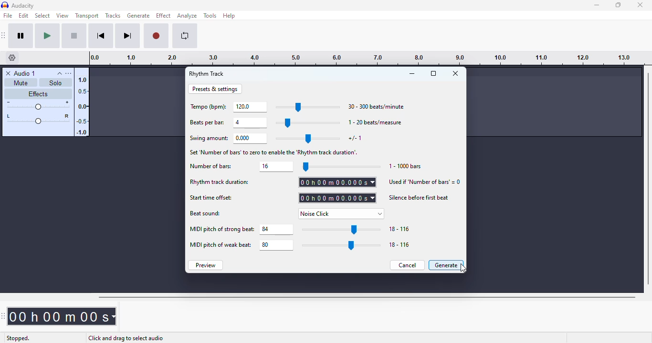 Image resolution: width=652 pixels, height=343 pixels. What do you see at coordinates (340, 166) in the screenshot?
I see `slider` at bounding box center [340, 166].